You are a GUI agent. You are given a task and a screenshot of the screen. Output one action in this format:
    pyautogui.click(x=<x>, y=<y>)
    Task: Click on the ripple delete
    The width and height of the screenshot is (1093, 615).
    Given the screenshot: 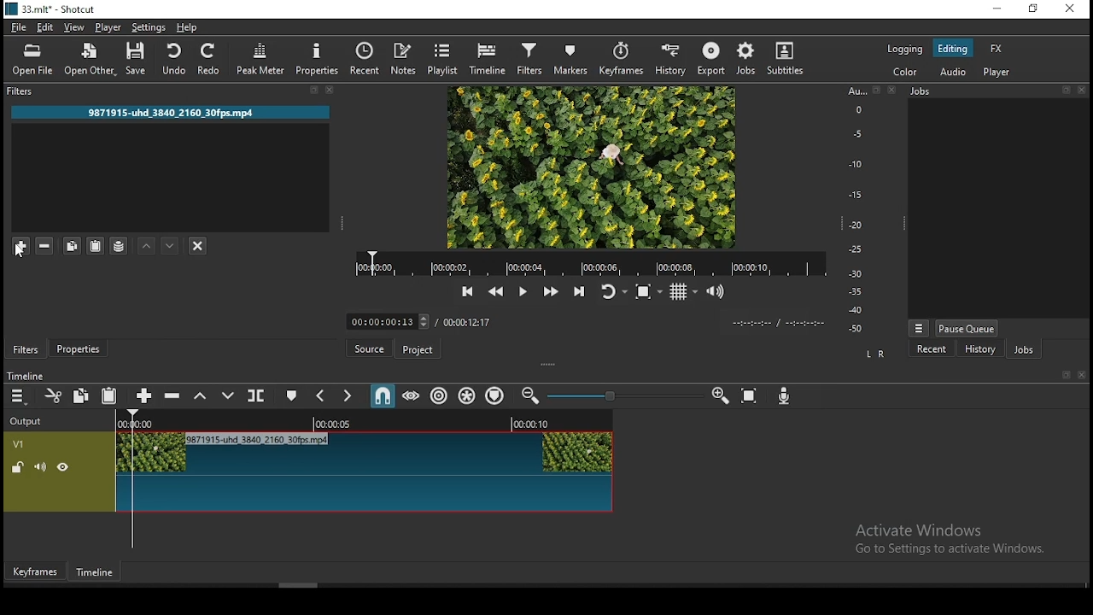 What is the action you would take?
    pyautogui.click(x=173, y=395)
    